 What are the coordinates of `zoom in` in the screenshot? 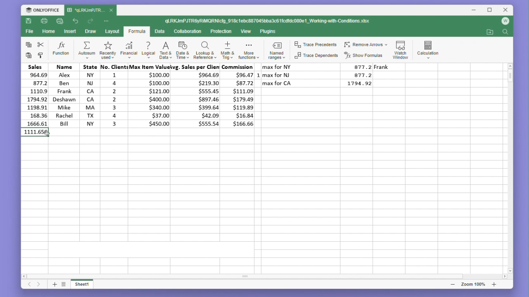 It's located at (494, 284).